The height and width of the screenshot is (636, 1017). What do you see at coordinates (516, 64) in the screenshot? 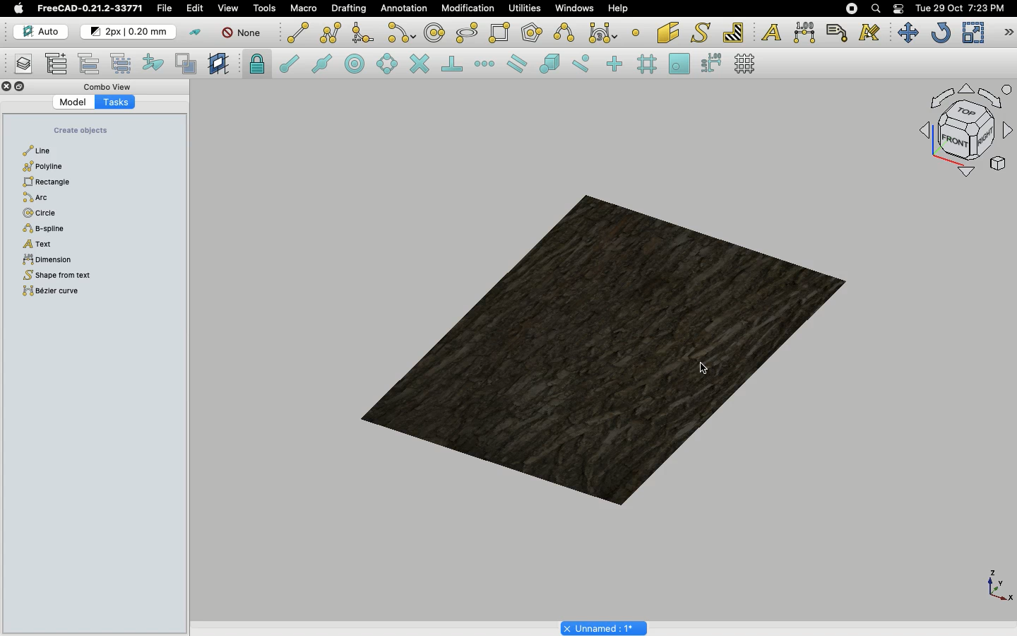
I see `Snap parallel` at bounding box center [516, 64].